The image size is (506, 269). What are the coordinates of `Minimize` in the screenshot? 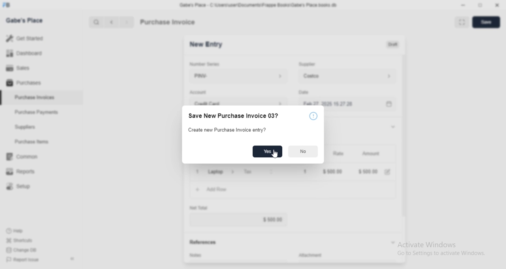 It's located at (463, 5).